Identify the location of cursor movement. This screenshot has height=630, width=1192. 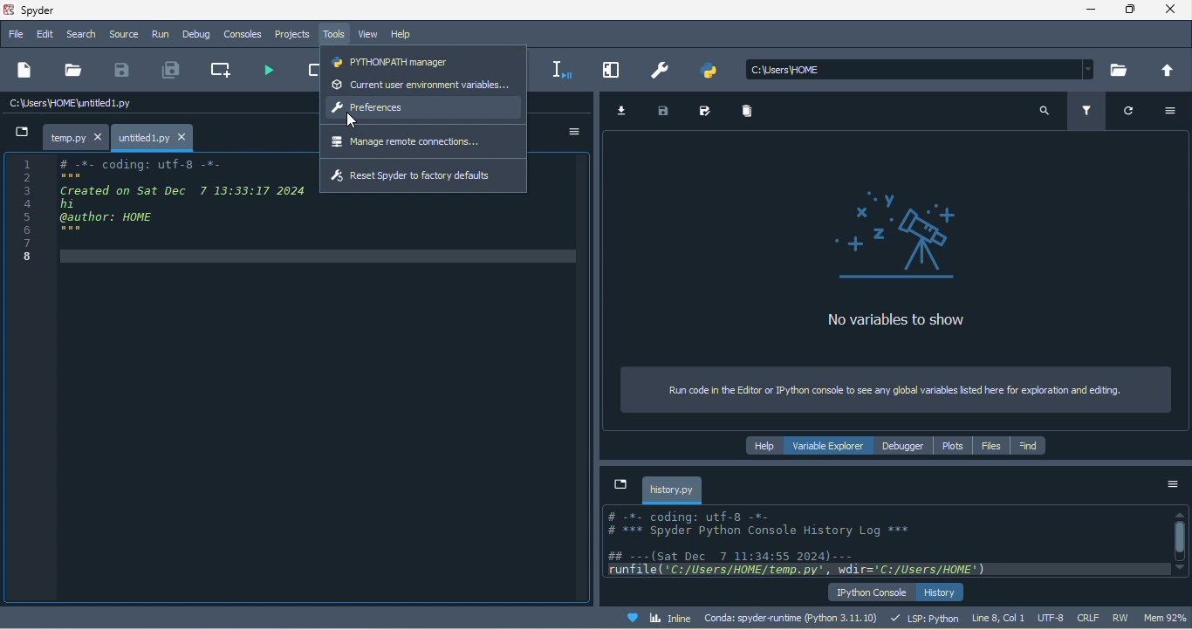
(350, 121).